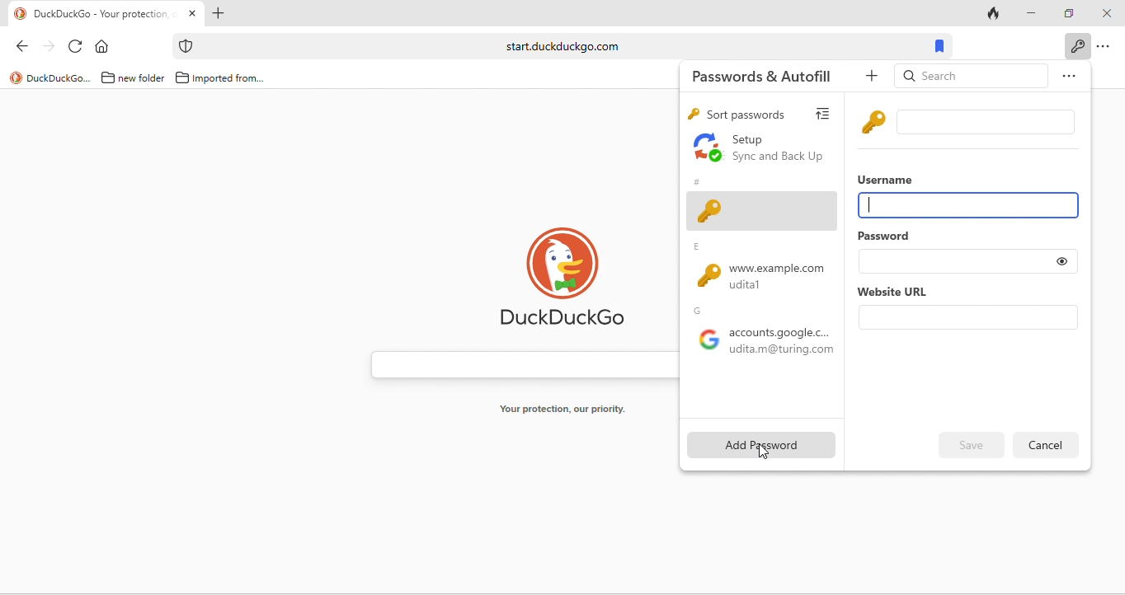  I want to click on logo, so click(16, 77).